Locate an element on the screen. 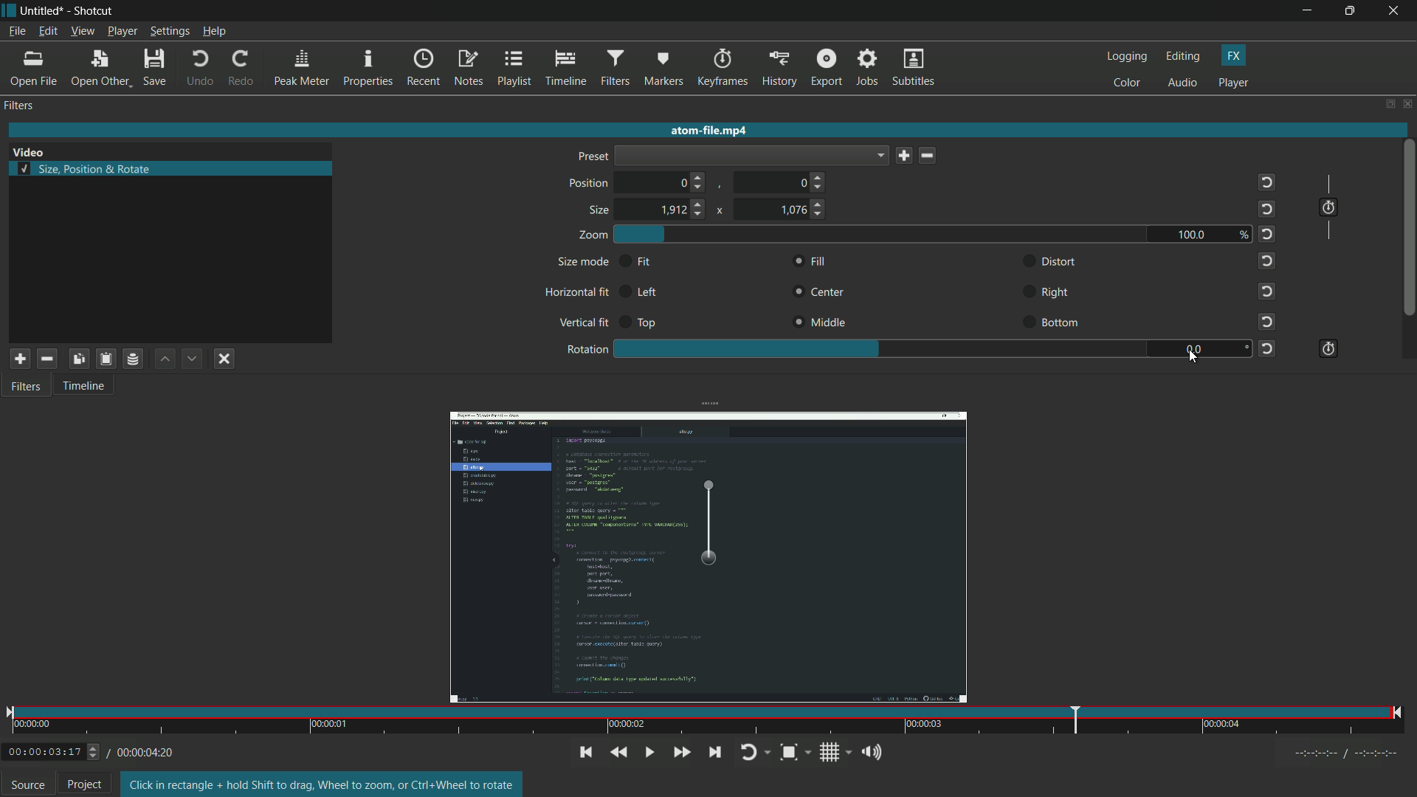 This screenshot has width=1417, height=797. recent is located at coordinates (423, 68).